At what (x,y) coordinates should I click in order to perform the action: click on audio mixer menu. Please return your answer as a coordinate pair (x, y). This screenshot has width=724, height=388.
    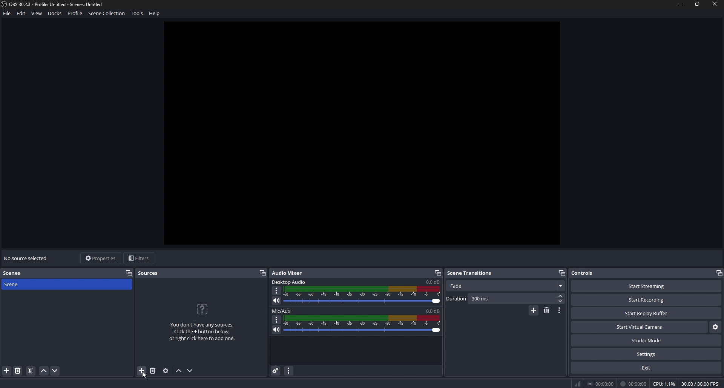
    Looking at the image, I should click on (289, 370).